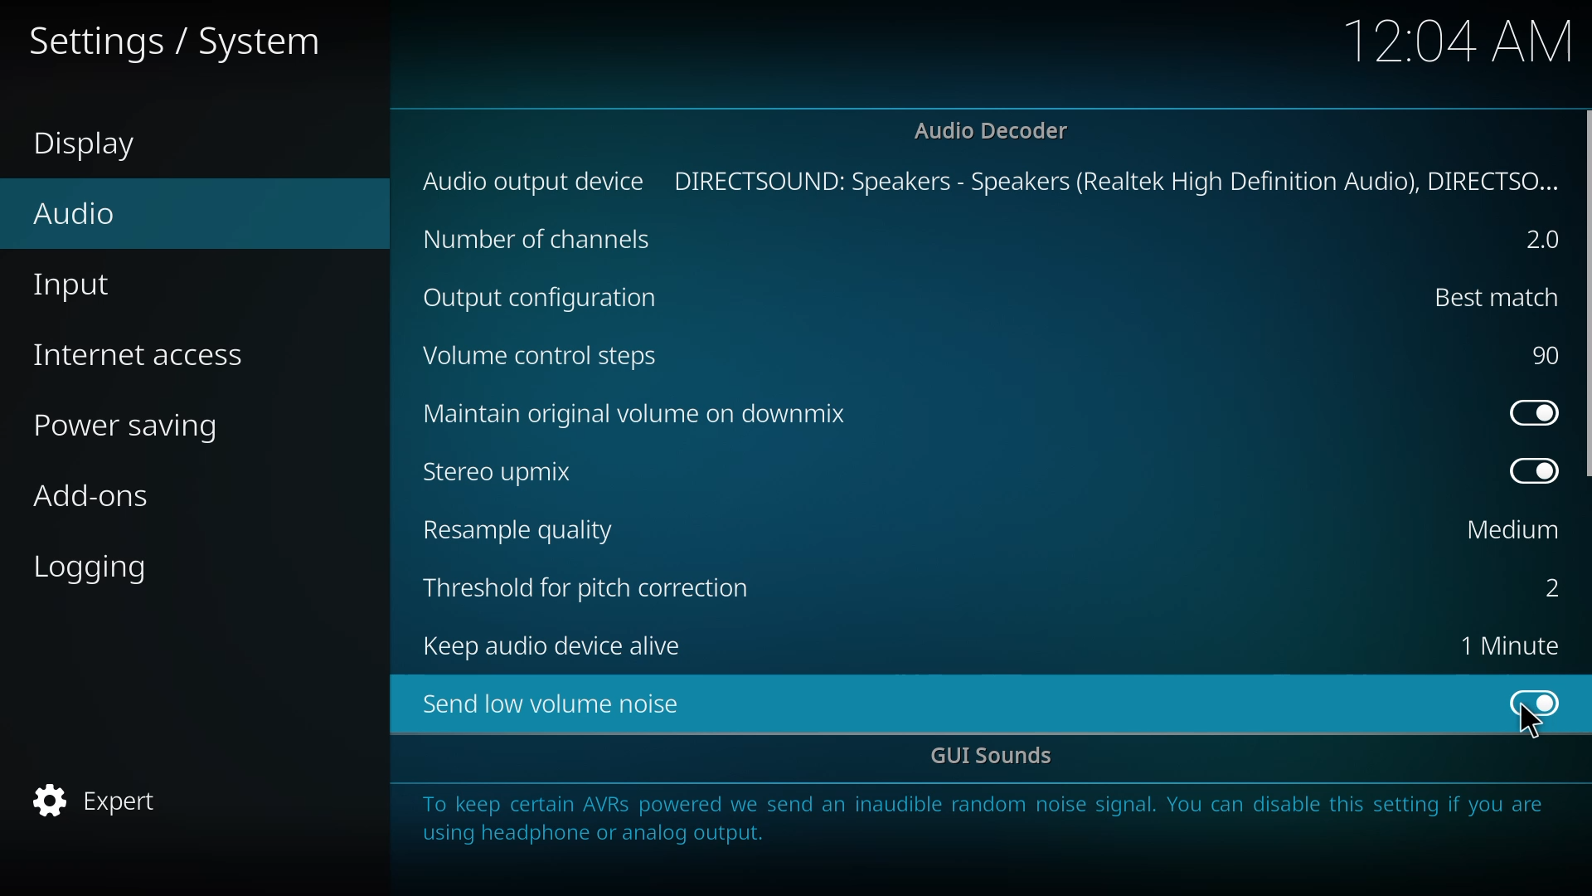  Describe the element at coordinates (552, 704) in the screenshot. I see `send low volume noise` at that location.